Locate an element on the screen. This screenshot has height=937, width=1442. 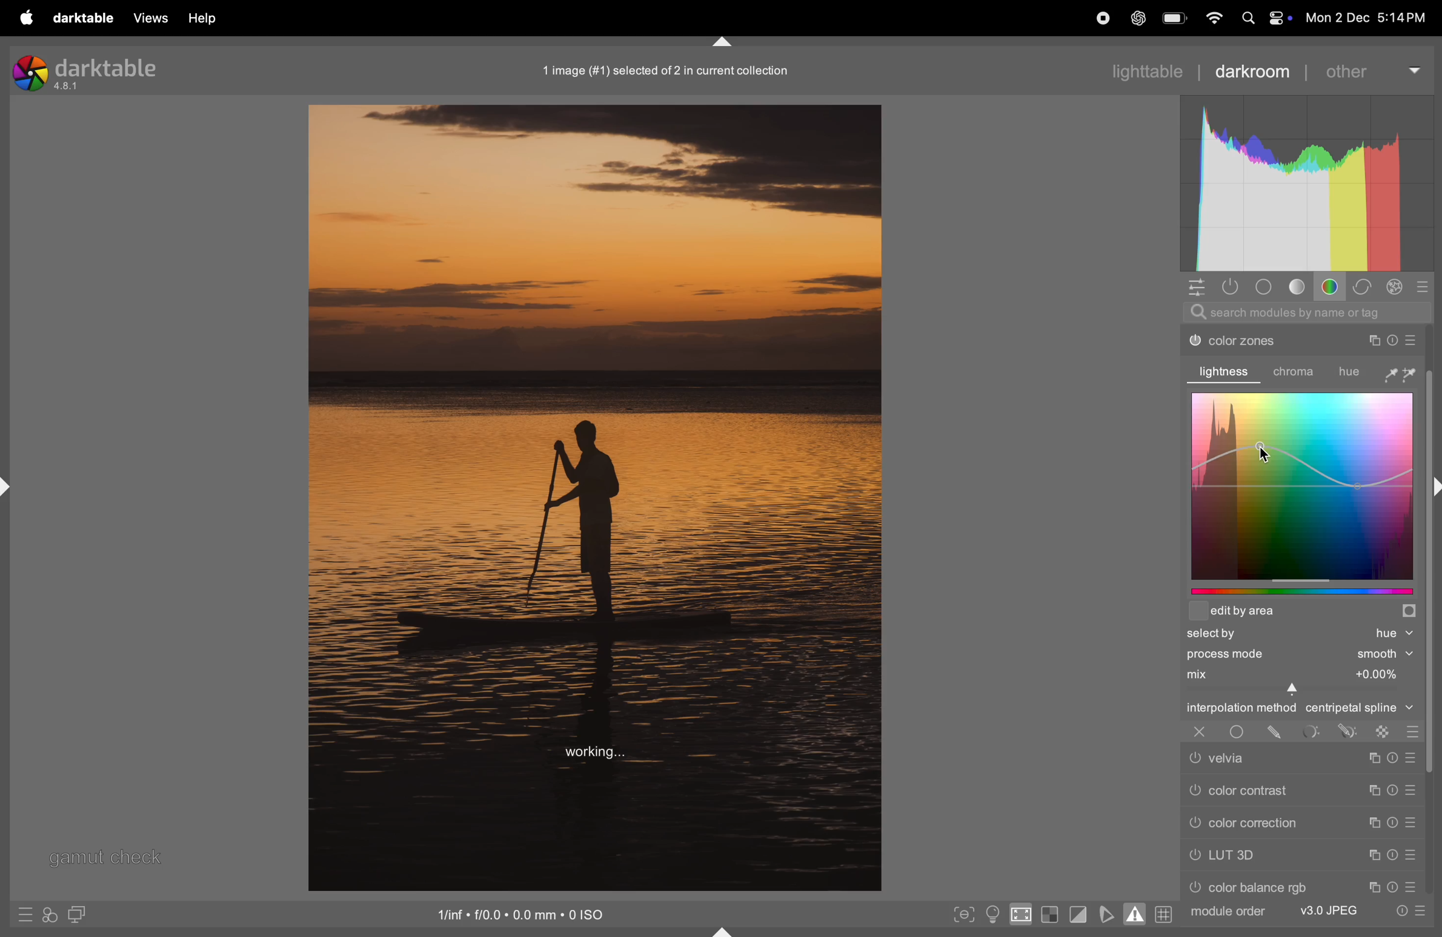
Timer is located at coordinates (1393, 758).